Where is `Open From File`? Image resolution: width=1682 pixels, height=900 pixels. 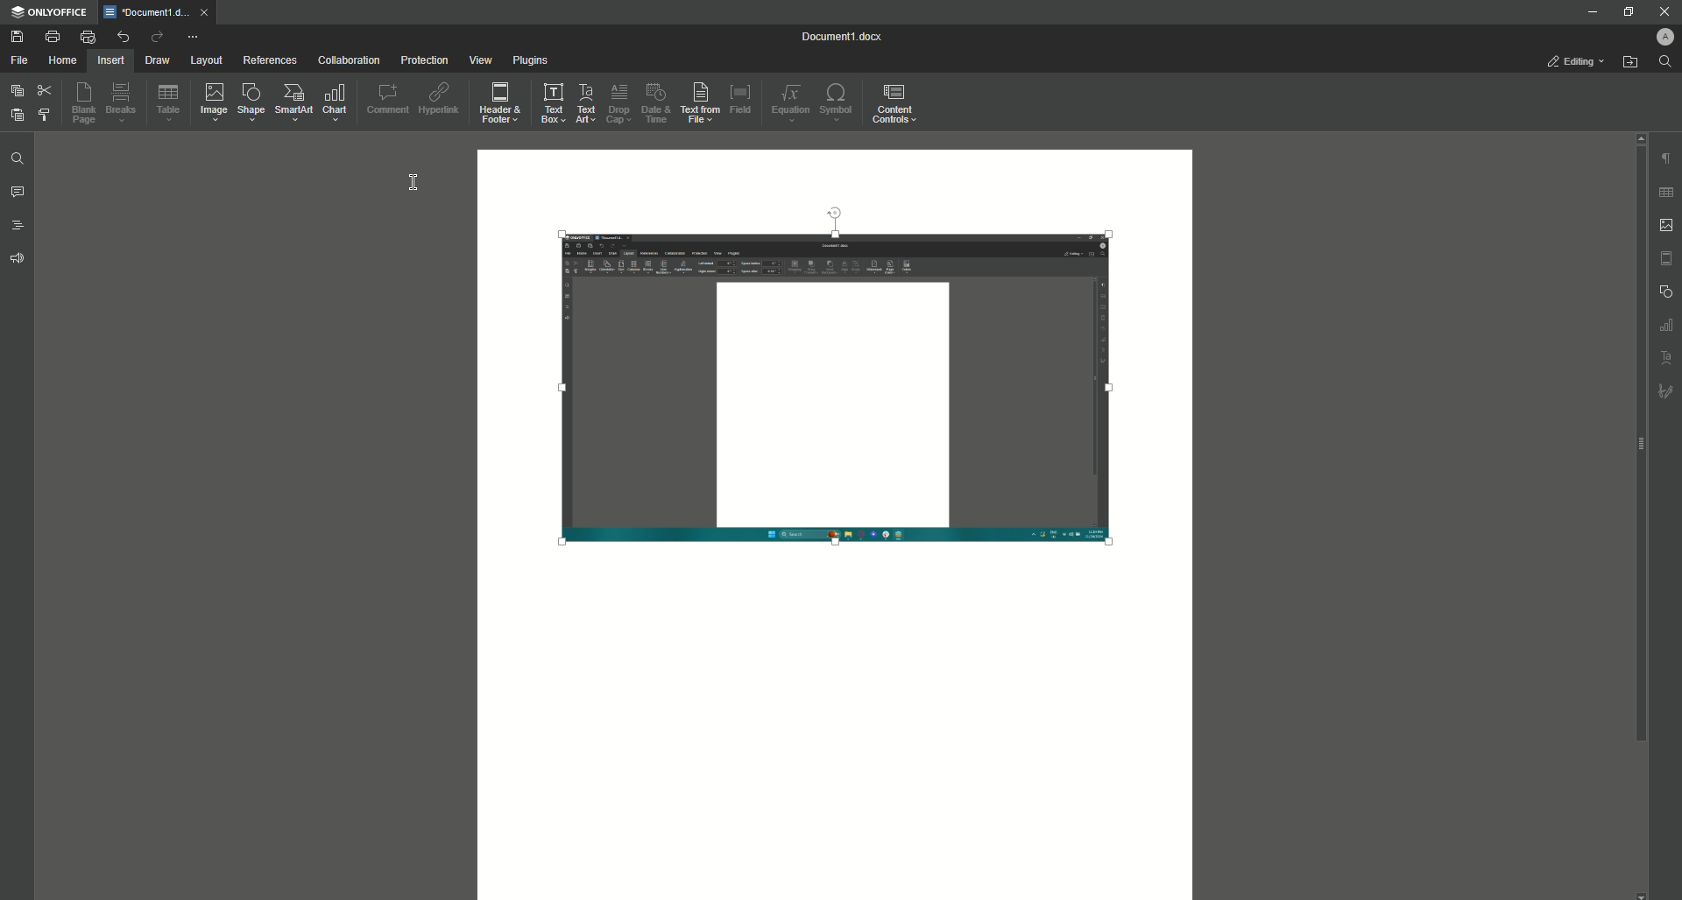
Open From File is located at coordinates (1629, 60).